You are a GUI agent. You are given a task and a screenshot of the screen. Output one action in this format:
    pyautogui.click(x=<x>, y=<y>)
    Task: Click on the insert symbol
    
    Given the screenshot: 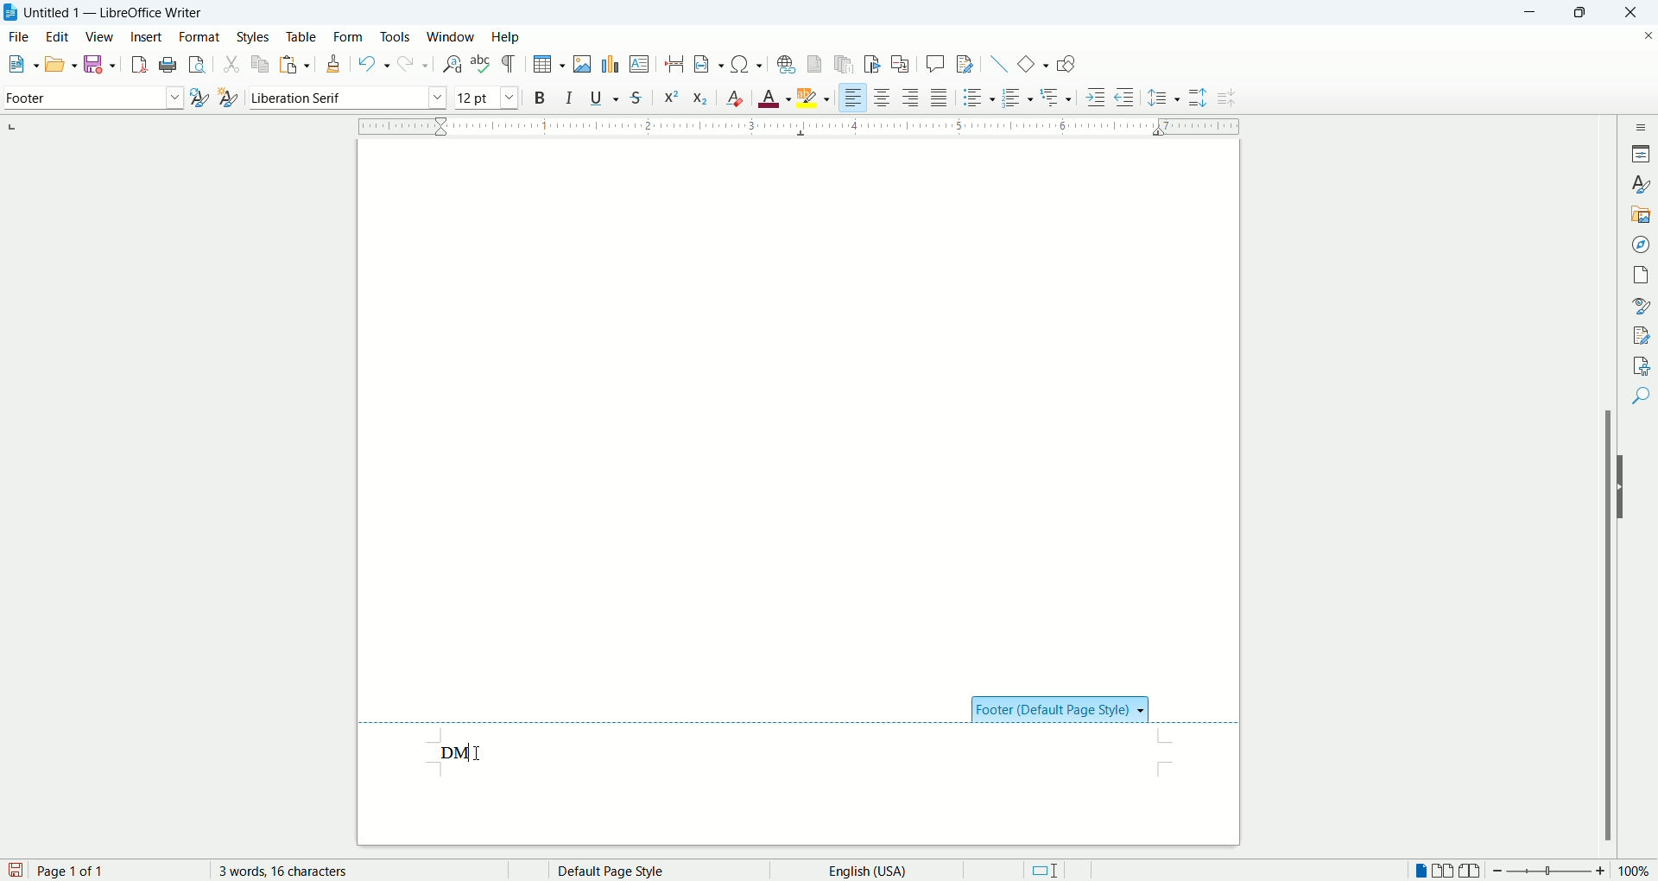 What is the action you would take?
    pyautogui.click(x=747, y=63)
    